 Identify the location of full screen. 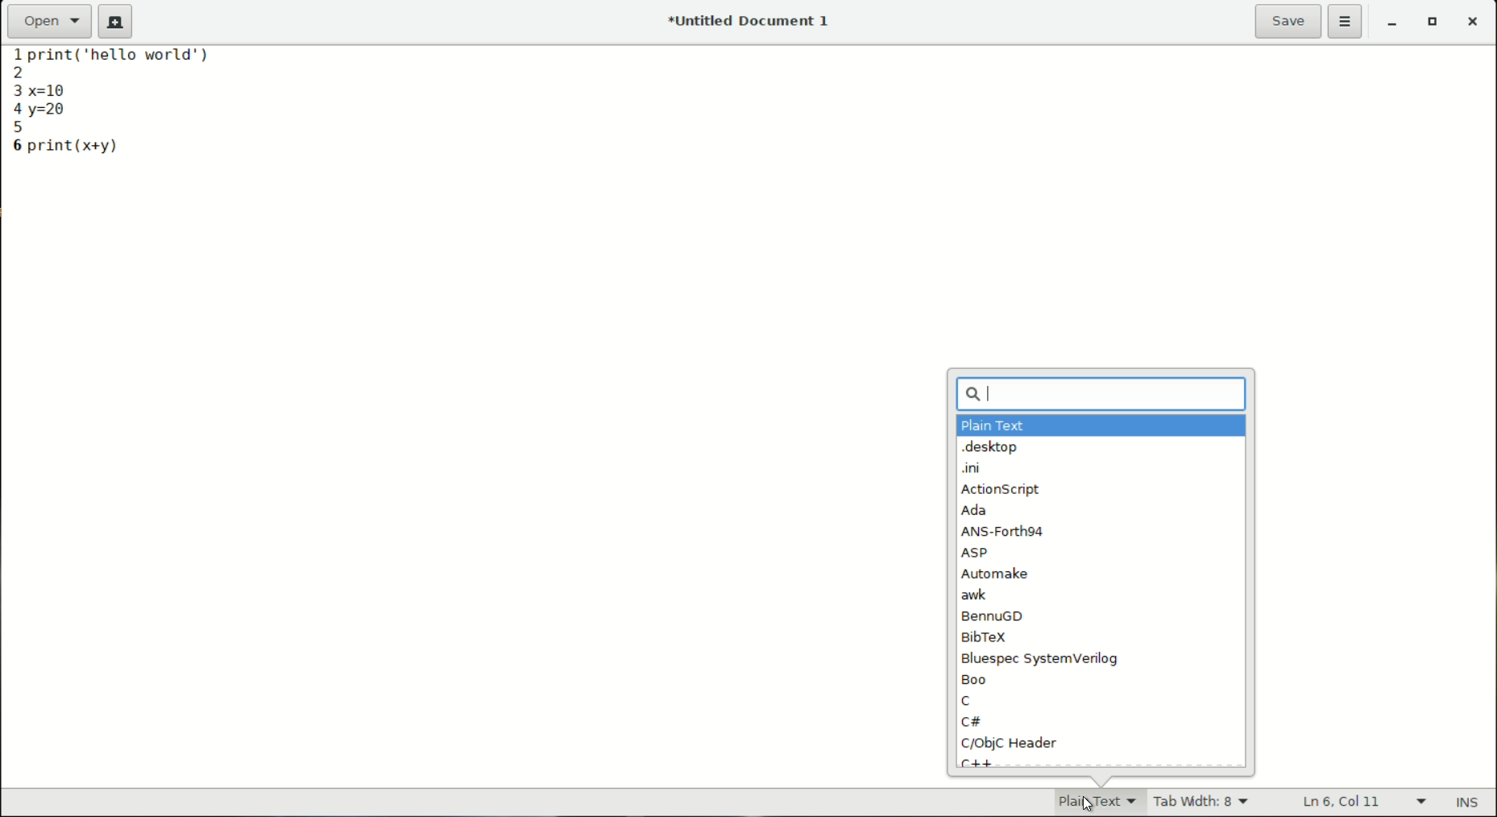
(1435, 24).